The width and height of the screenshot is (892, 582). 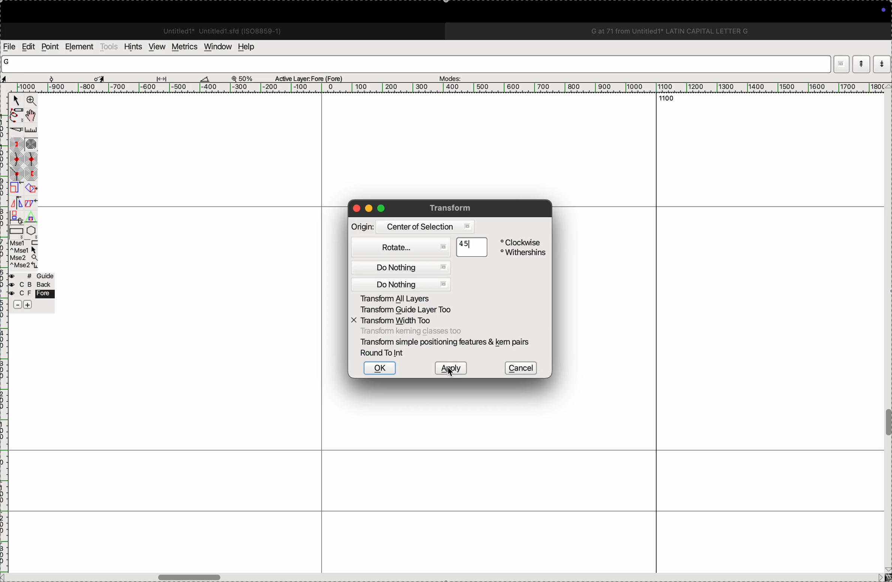 I want to click on ruler, so click(x=30, y=130).